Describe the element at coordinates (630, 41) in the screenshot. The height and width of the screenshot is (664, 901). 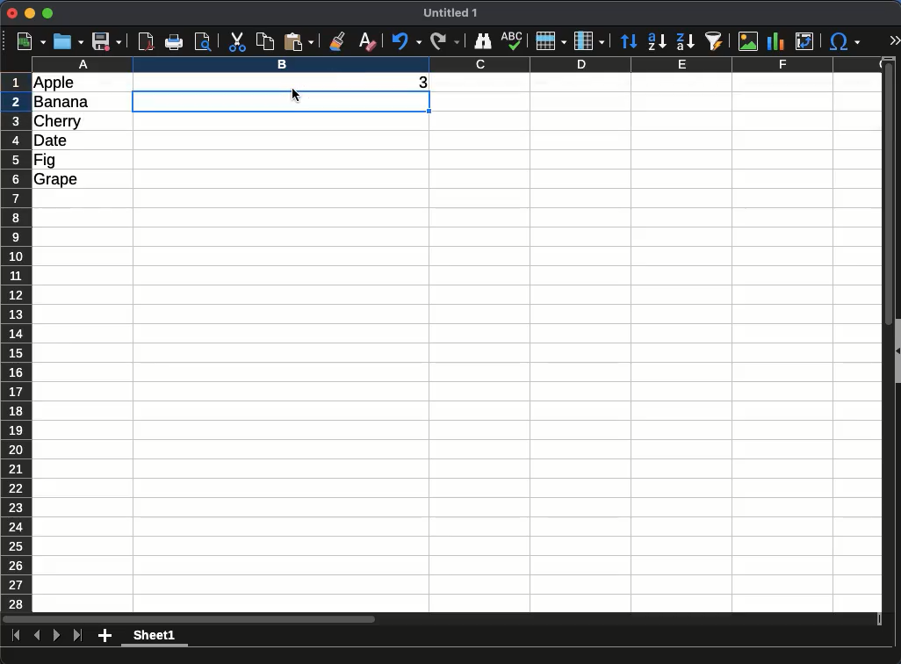
I see `sort` at that location.